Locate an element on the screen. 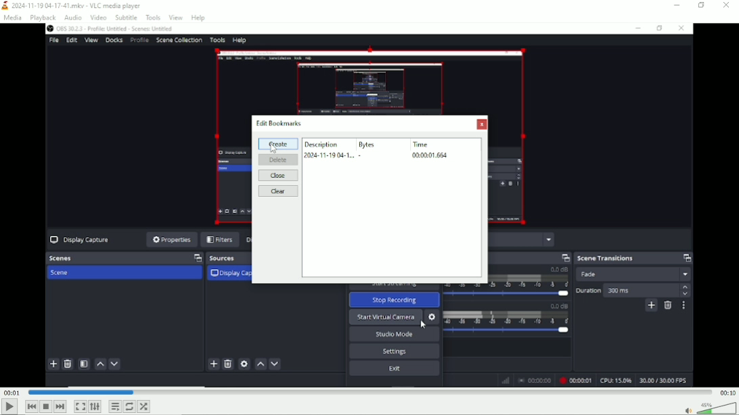 This screenshot has height=415, width=739. Restore down is located at coordinates (701, 5).